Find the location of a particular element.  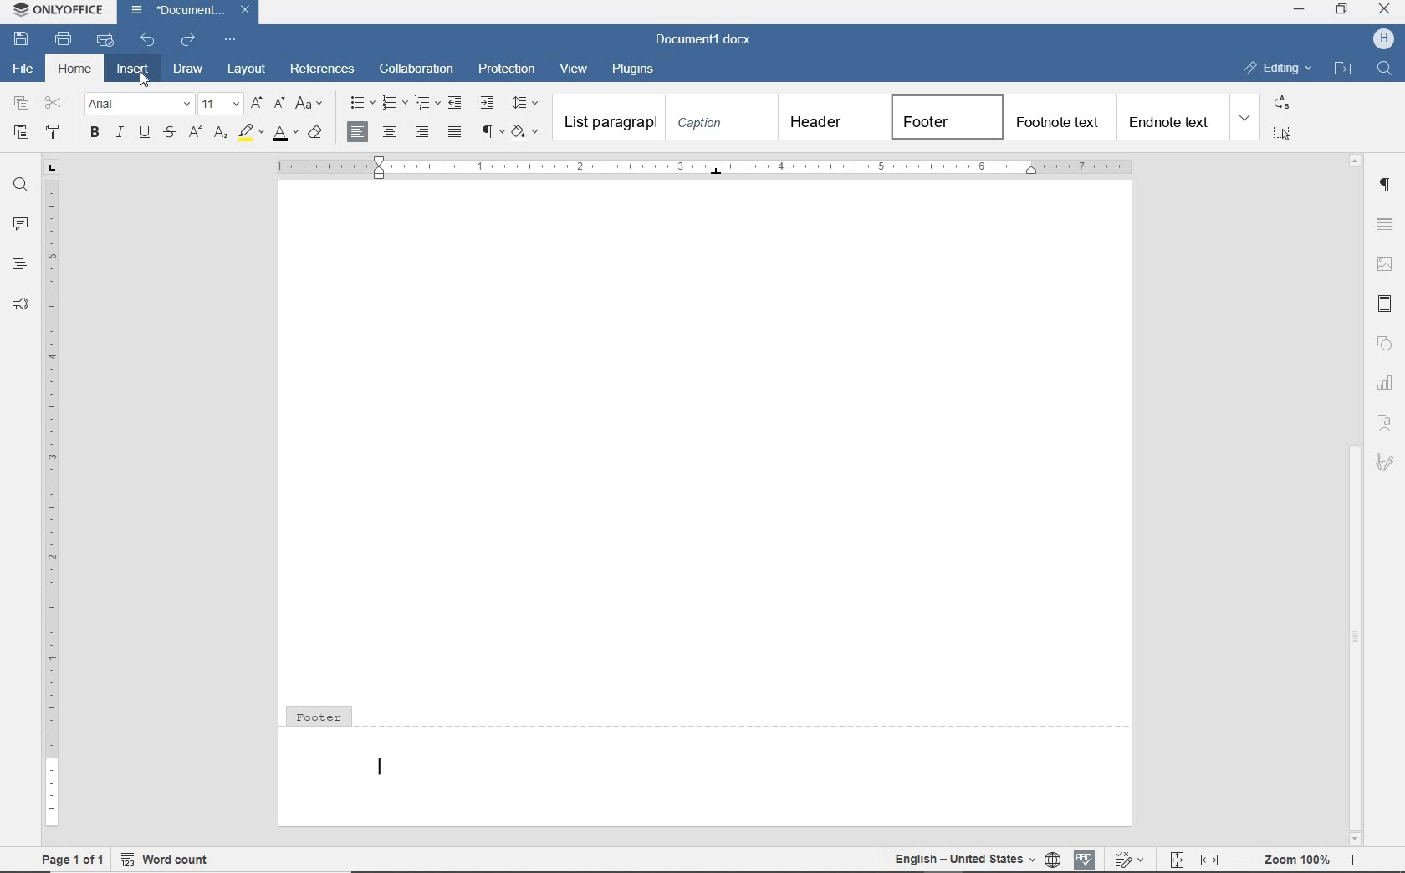

zoom out is located at coordinates (1243, 860).